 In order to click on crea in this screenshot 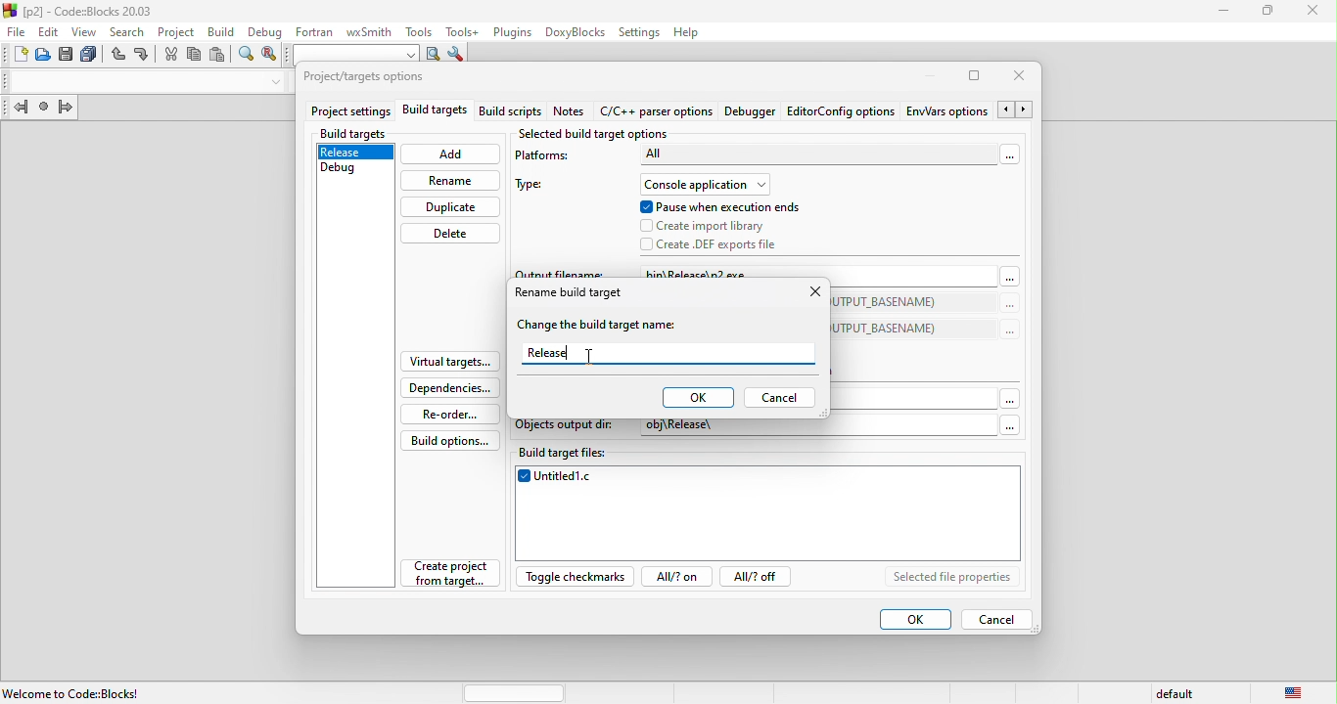, I will do `click(707, 227)`.